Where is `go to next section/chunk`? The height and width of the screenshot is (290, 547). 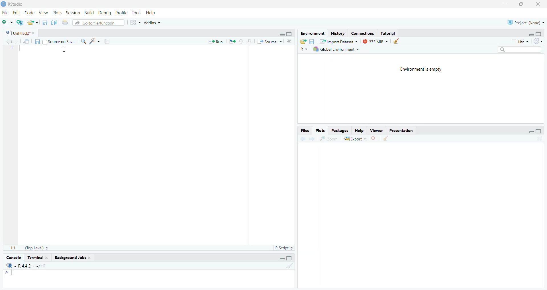 go to next section/chunk is located at coordinates (249, 41).